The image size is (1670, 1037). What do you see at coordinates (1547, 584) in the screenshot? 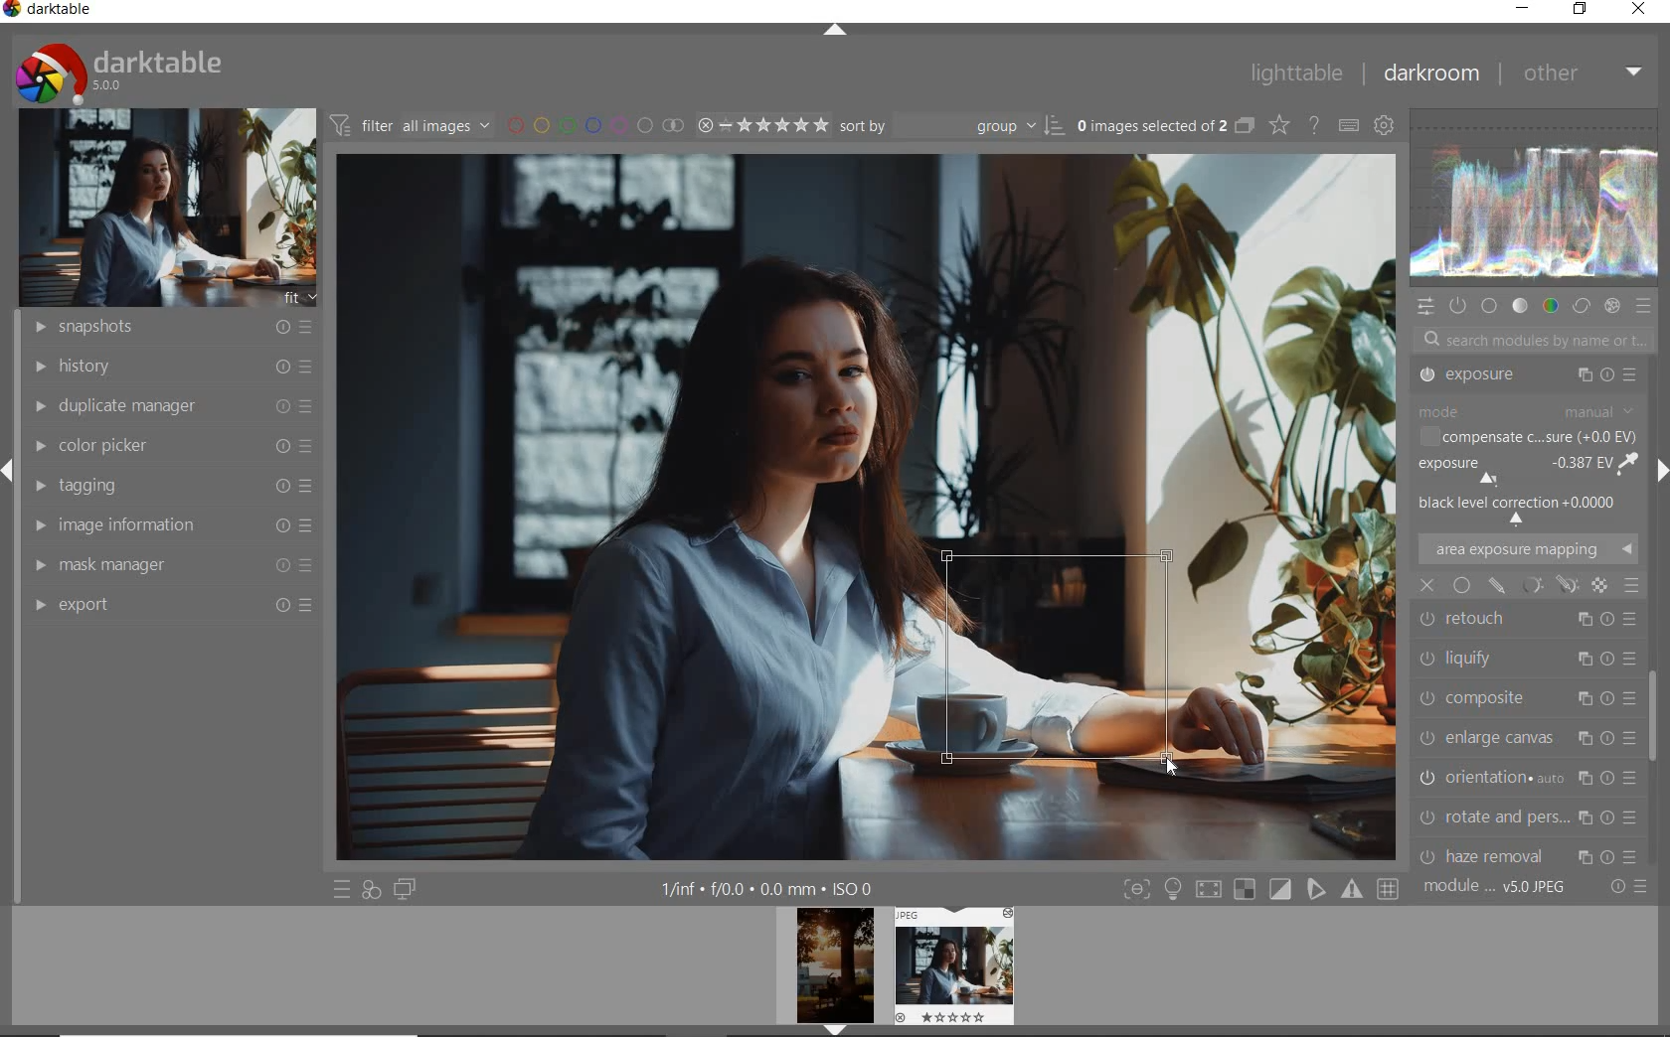
I see `mask options` at bounding box center [1547, 584].